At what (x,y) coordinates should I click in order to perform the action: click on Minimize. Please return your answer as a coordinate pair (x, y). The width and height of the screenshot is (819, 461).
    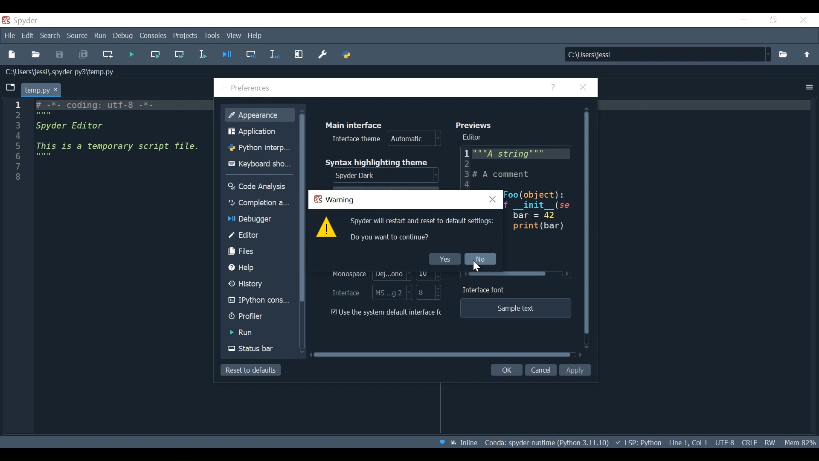
    Looking at the image, I should click on (743, 20).